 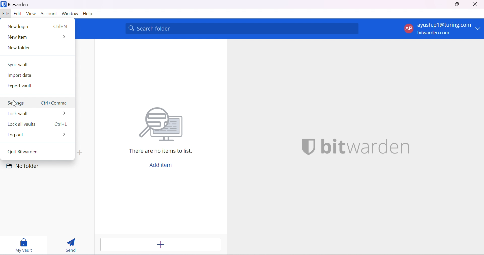 What do you see at coordinates (475, 4) in the screenshot?
I see `Close` at bounding box center [475, 4].